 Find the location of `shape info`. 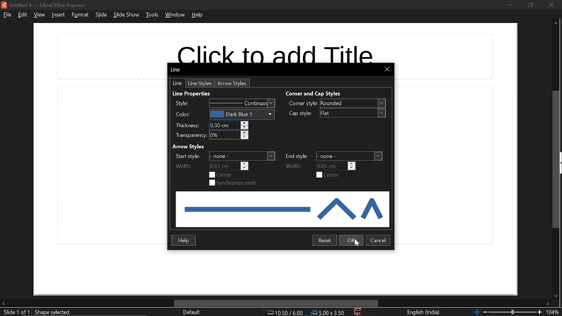

shape info is located at coordinates (54, 312).